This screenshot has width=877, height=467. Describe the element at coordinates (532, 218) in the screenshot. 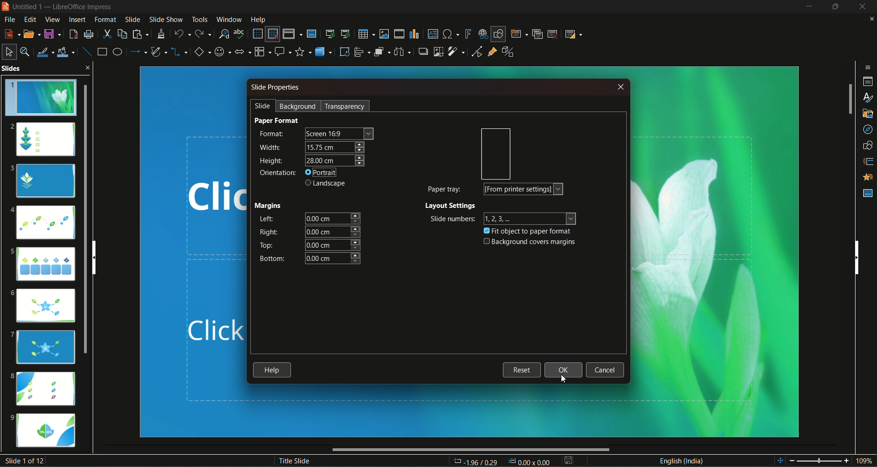

I see `numbers` at that location.